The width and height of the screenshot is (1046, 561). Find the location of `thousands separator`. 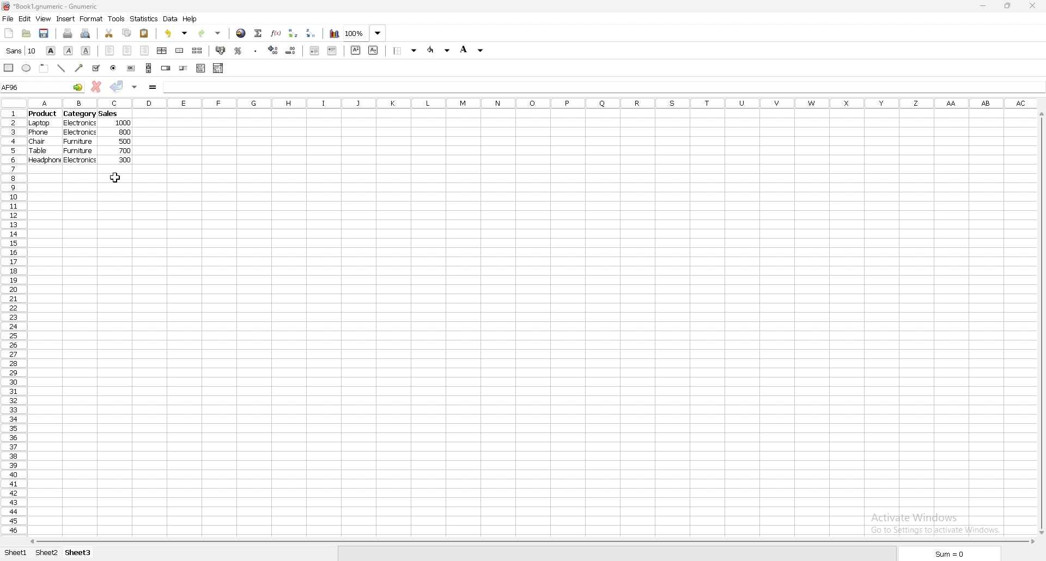

thousands separator is located at coordinates (254, 51).